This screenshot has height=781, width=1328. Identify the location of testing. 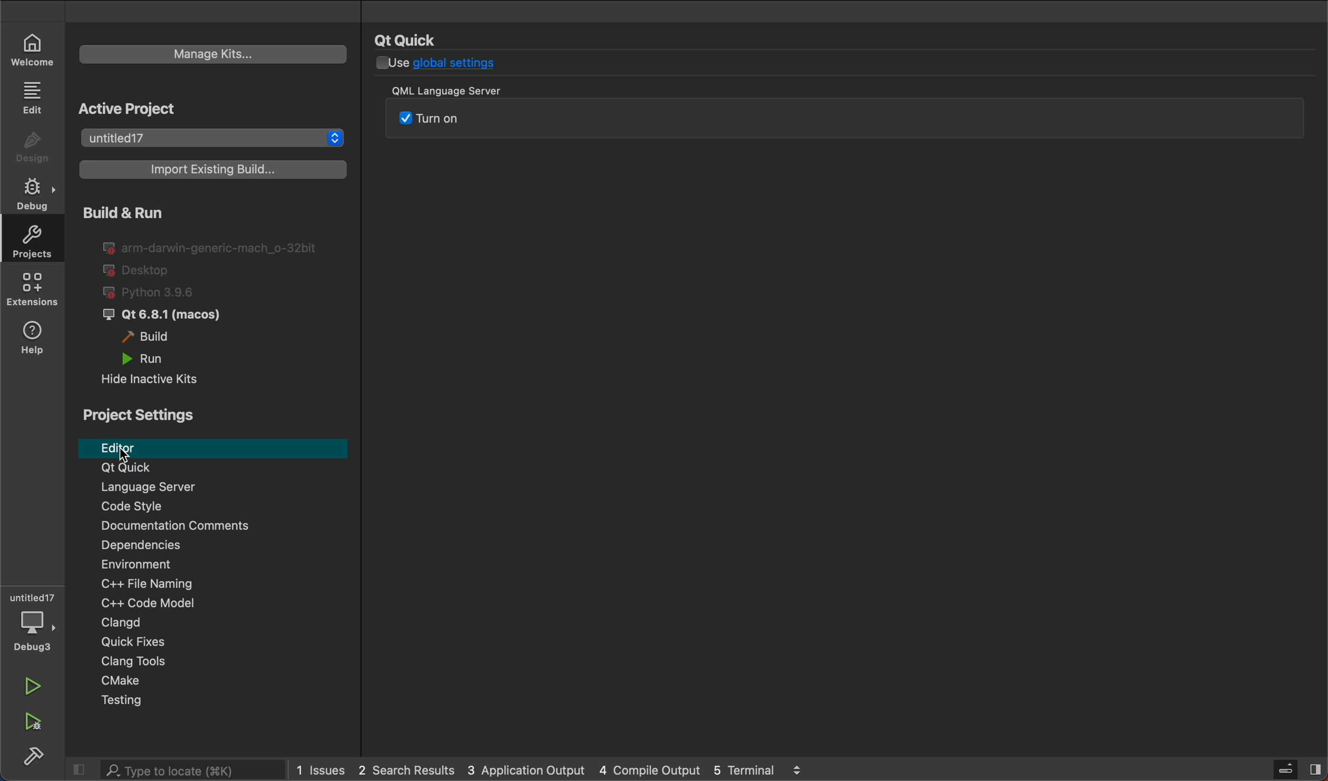
(215, 704).